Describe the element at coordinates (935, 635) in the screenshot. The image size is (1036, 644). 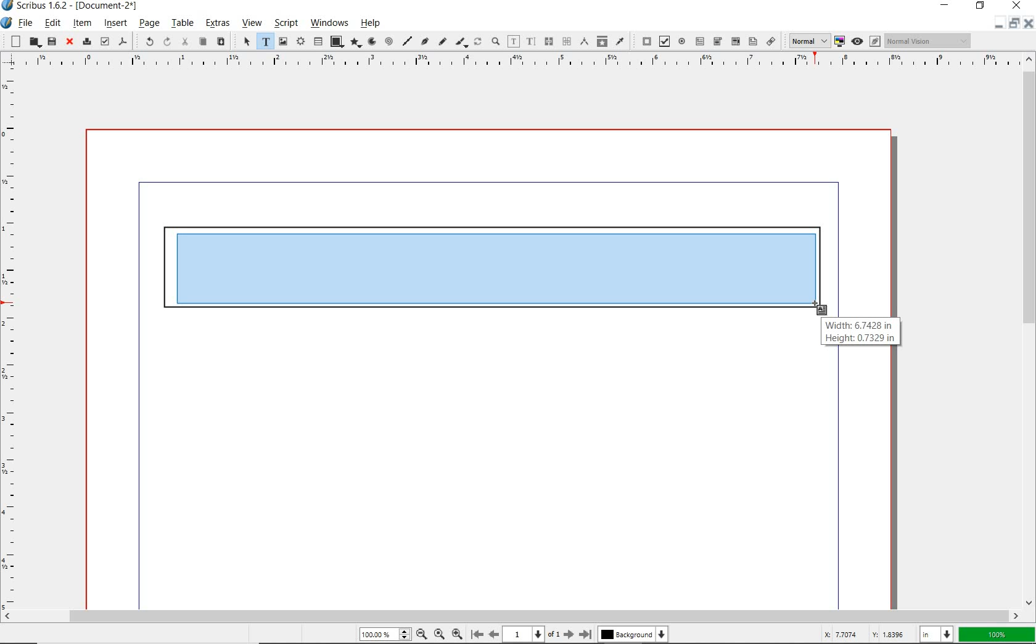
I see `select unit` at that location.